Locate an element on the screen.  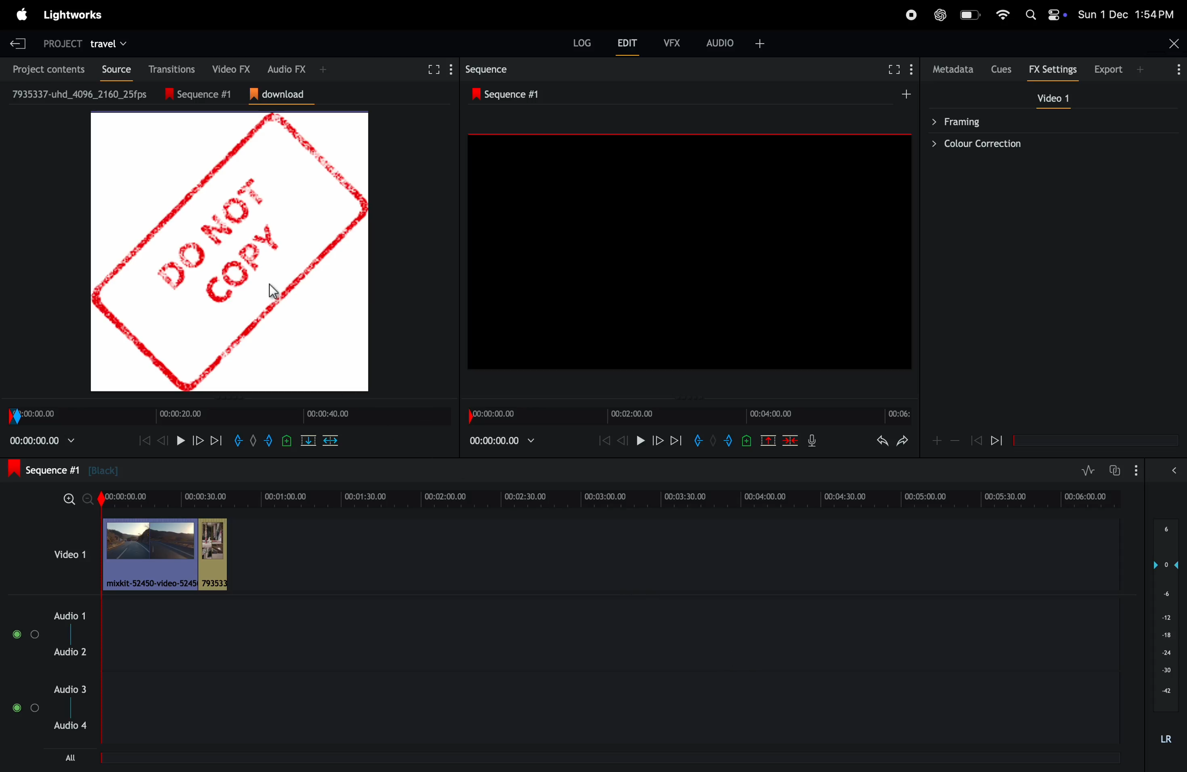
options is located at coordinates (1176, 69).